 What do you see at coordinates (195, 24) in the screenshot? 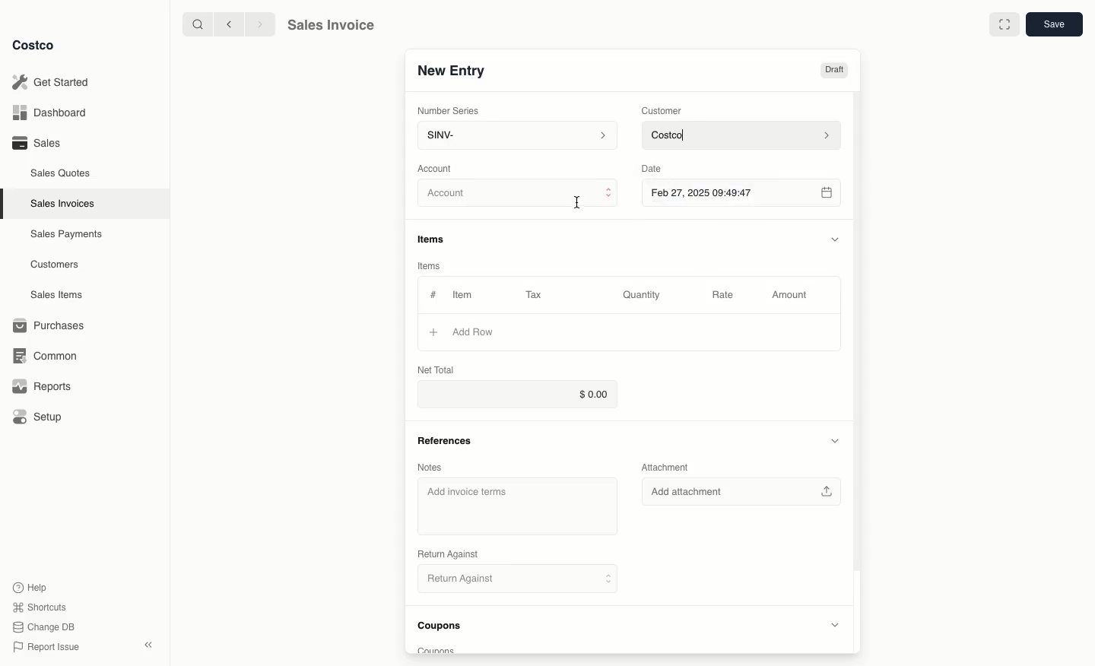
I see `search` at bounding box center [195, 24].